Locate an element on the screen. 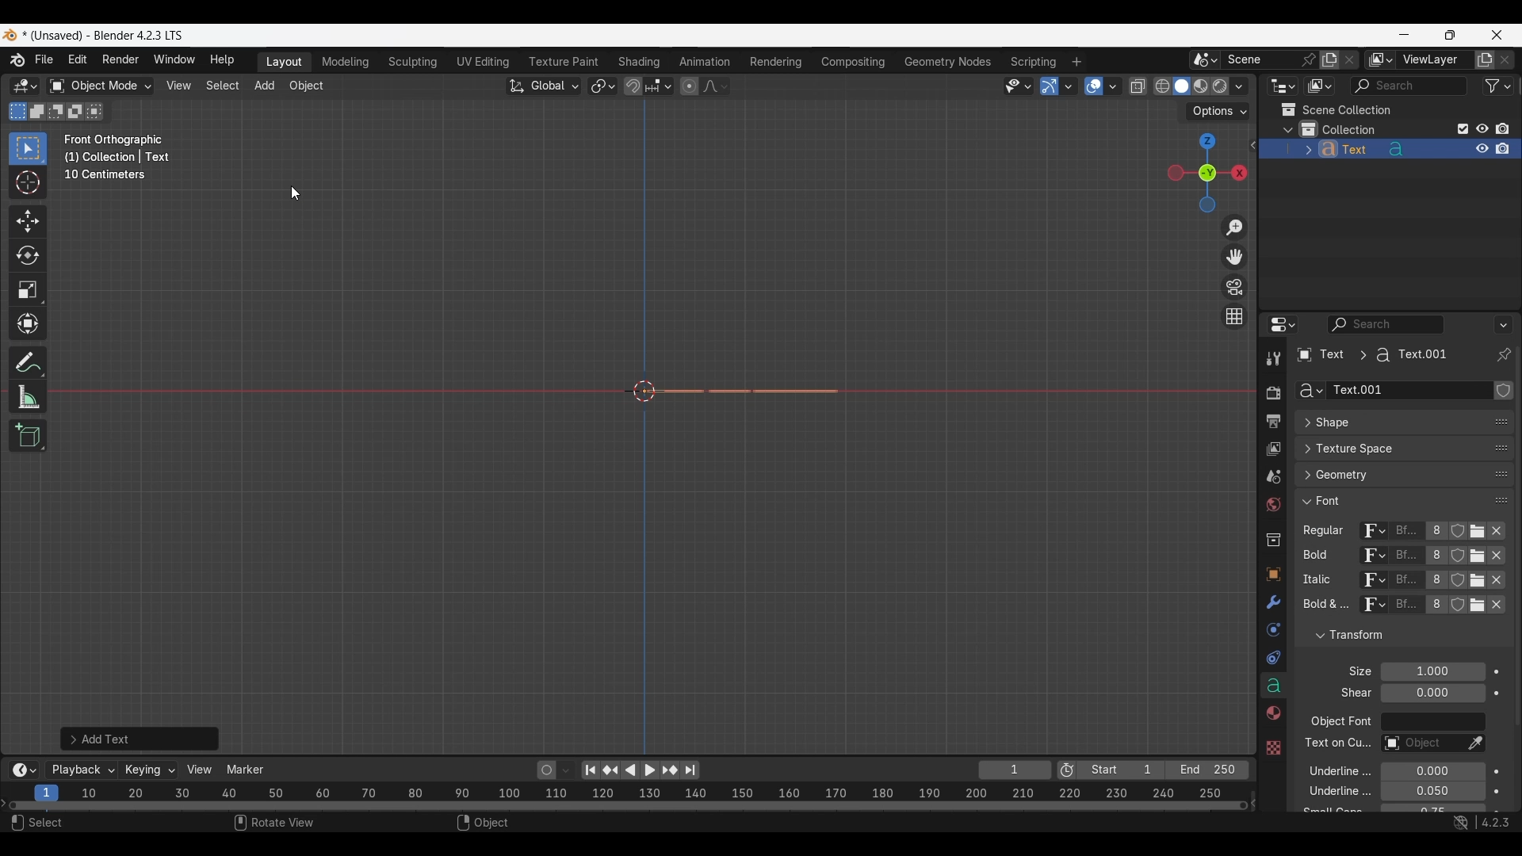  Transformation orientation, global is located at coordinates (544, 86).